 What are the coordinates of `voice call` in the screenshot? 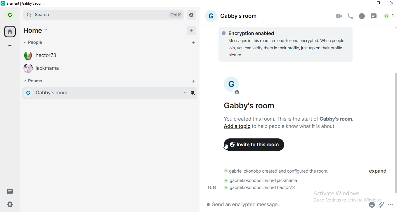 It's located at (351, 16).